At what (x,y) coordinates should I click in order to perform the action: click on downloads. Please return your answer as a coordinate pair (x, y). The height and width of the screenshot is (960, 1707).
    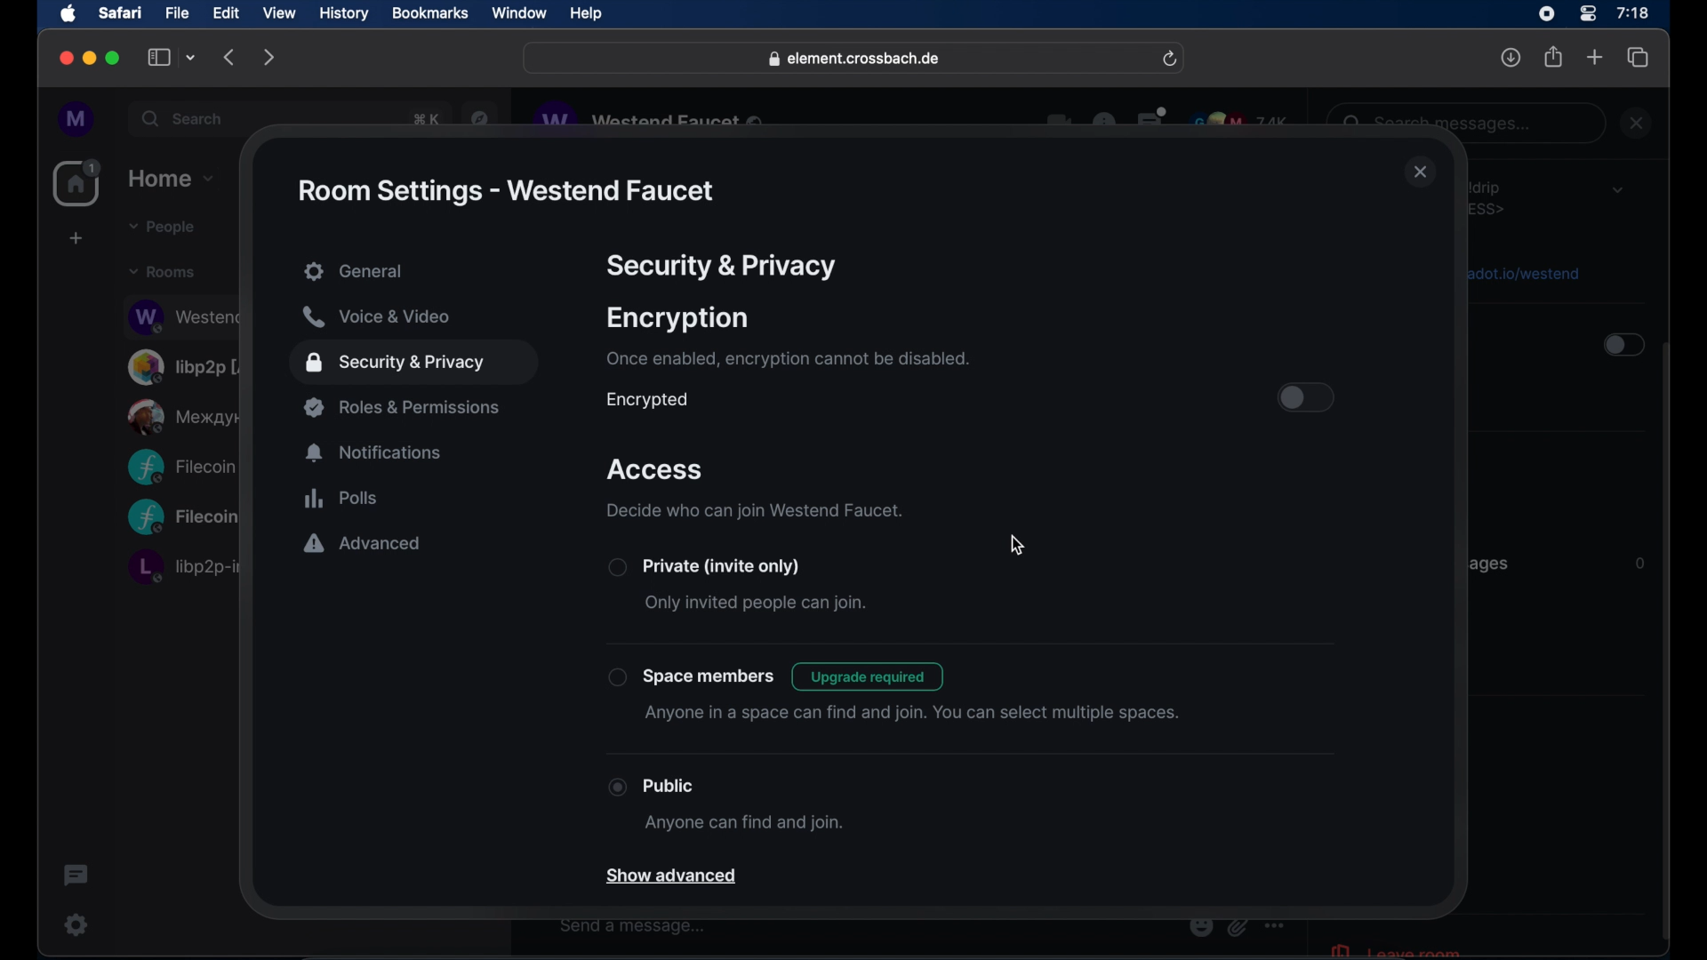
    Looking at the image, I should click on (1511, 57).